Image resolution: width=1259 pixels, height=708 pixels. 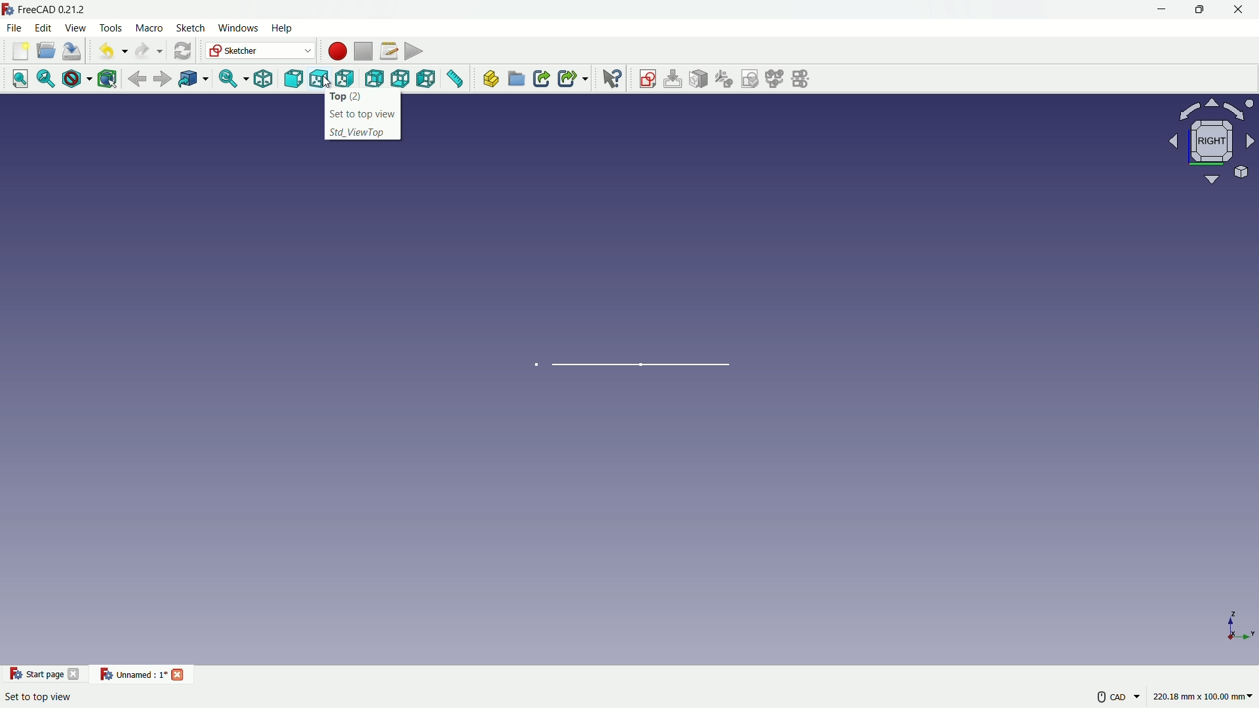 What do you see at coordinates (1105, 699) in the screenshot?
I see `navigation style` at bounding box center [1105, 699].